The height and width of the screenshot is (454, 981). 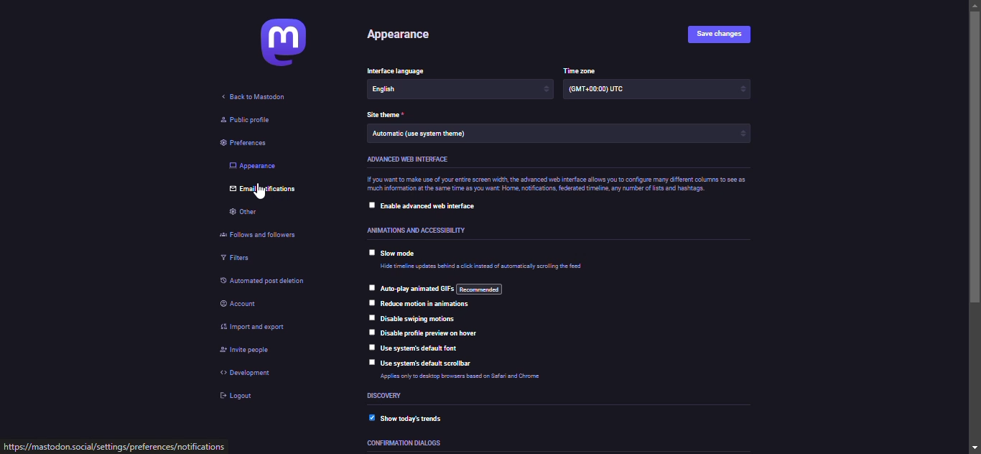 I want to click on filters, so click(x=238, y=257).